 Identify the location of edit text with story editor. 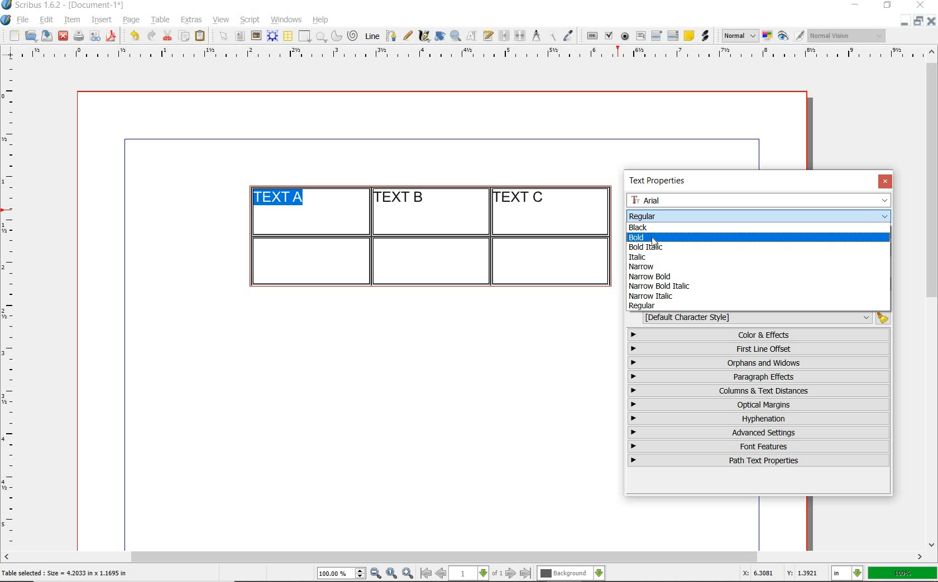
(488, 35).